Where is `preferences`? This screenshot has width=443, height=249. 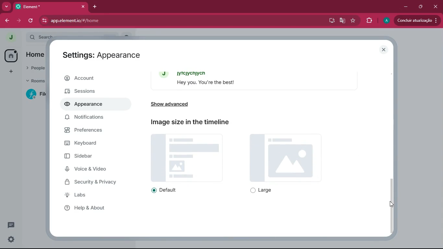
preferences is located at coordinates (90, 132).